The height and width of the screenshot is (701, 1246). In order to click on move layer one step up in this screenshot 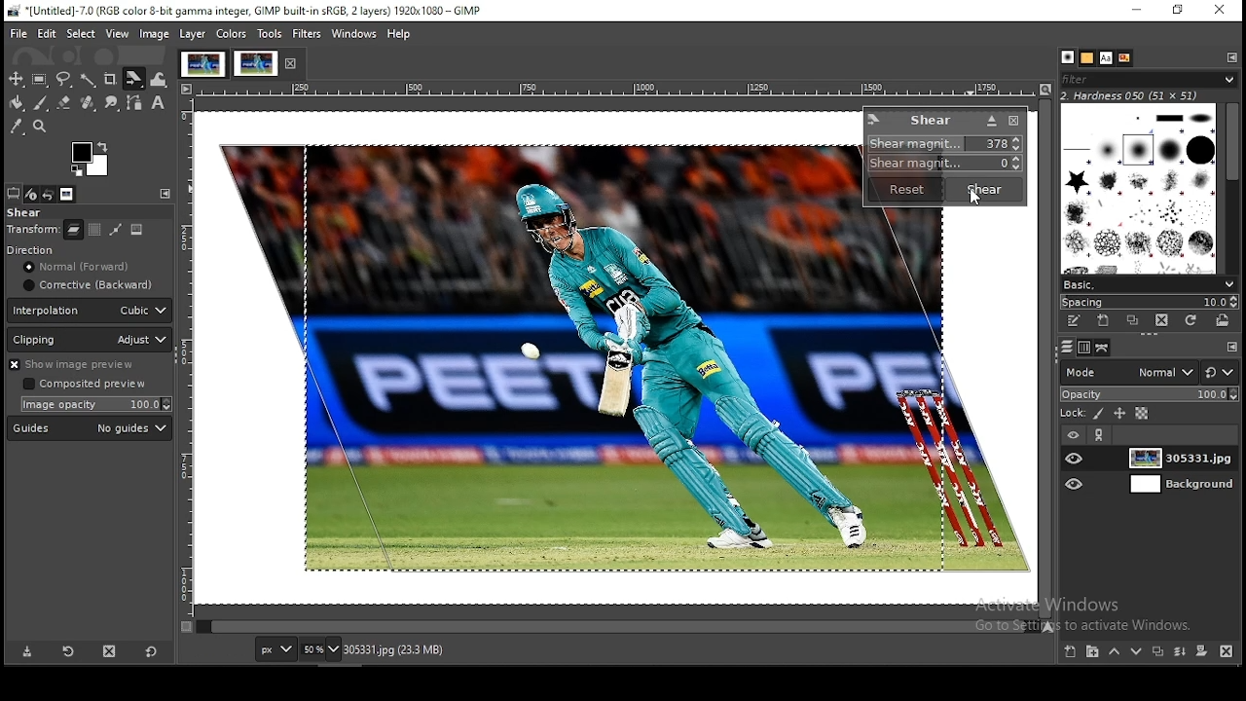, I will do `click(1113, 651)`.